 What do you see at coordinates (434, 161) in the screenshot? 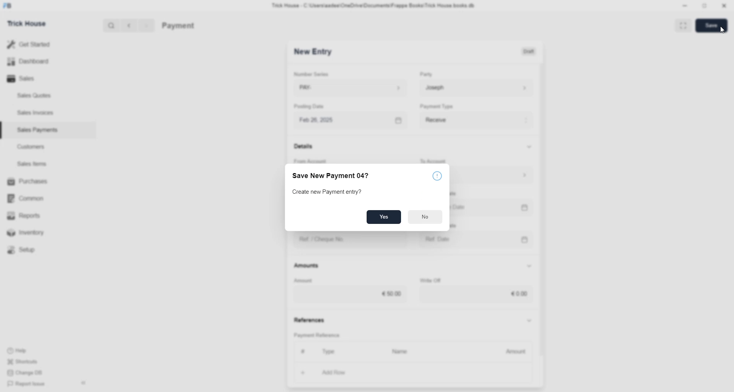
I see `To Account` at bounding box center [434, 161].